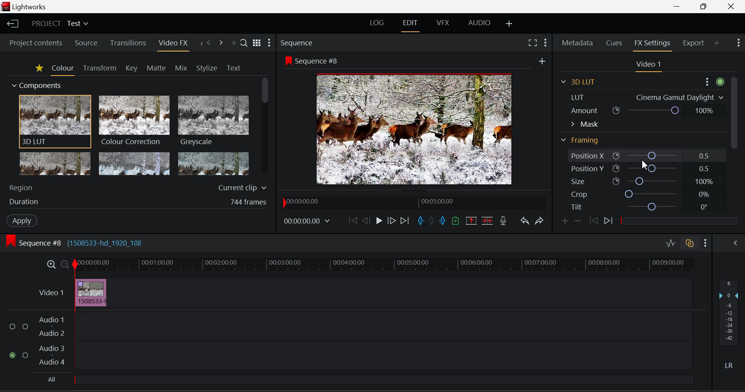 This screenshot has height=392, width=745. Describe the element at coordinates (731, 326) in the screenshot. I see `Decibel Level` at that location.